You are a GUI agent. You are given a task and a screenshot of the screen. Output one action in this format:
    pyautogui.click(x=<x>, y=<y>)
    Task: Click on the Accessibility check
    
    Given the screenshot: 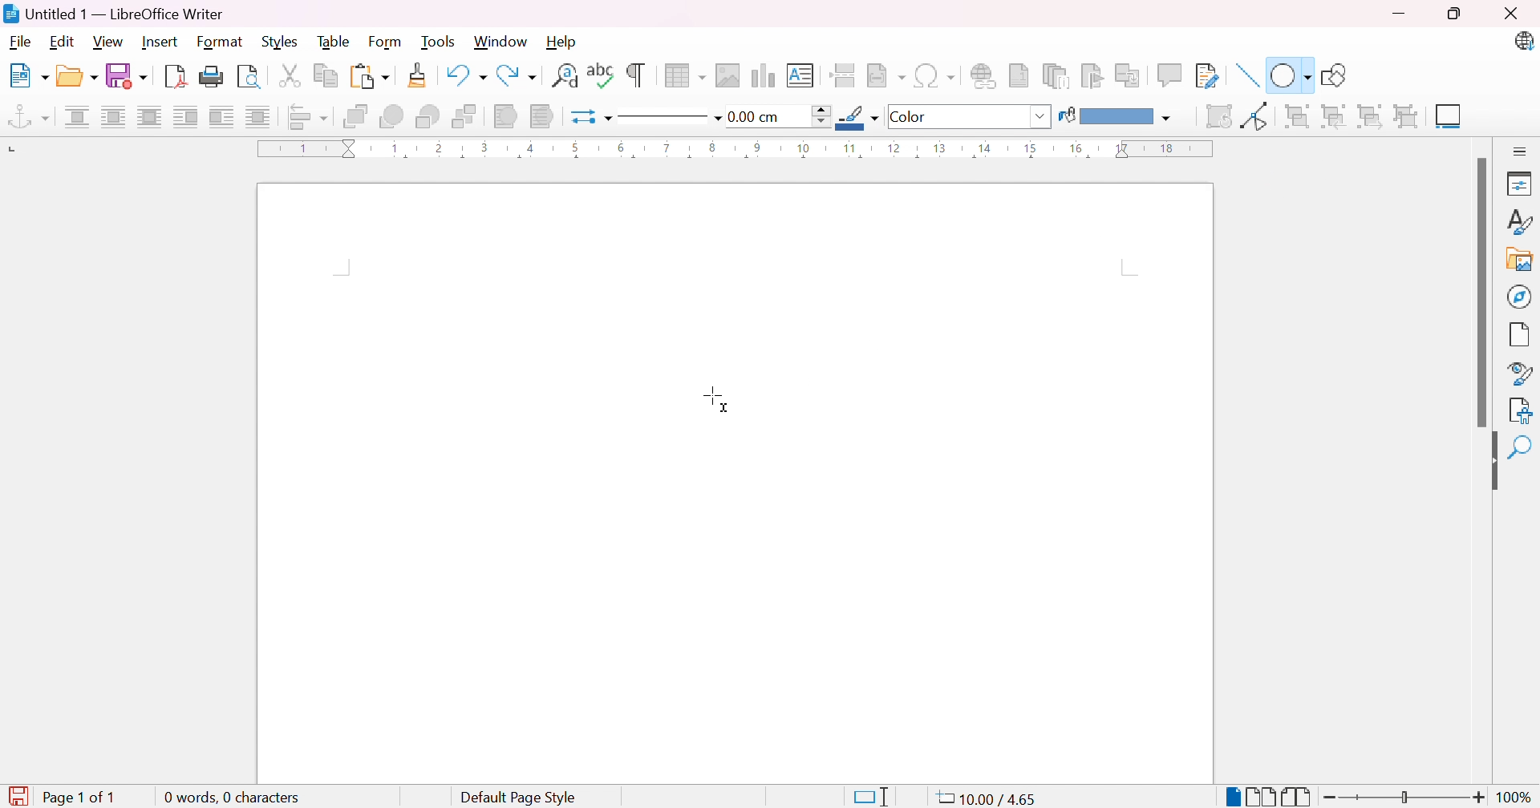 What is the action you would take?
    pyautogui.click(x=1520, y=449)
    